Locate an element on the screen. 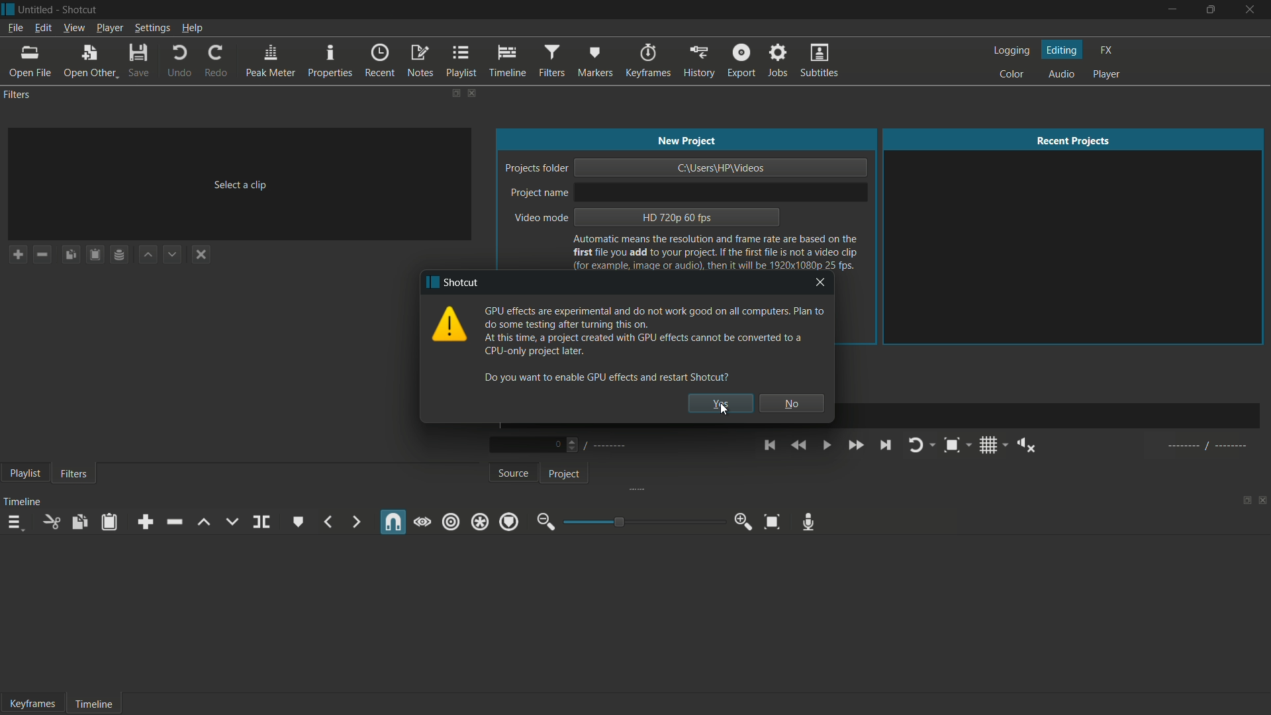  peak meter is located at coordinates (272, 62).